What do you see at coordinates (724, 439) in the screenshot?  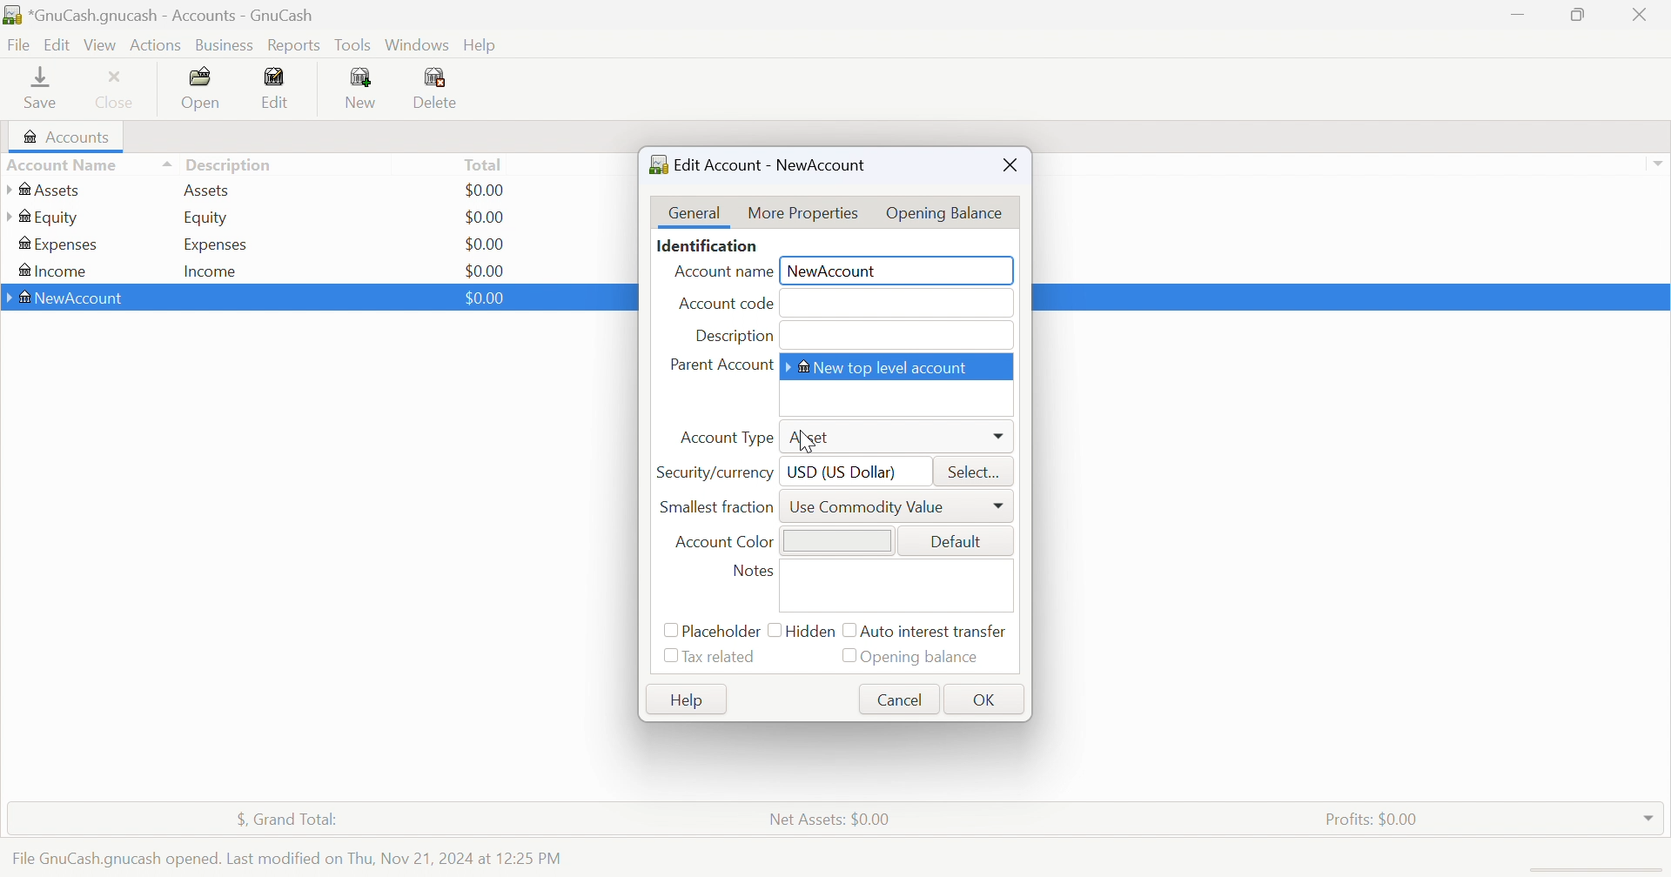 I see `Account Type` at bounding box center [724, 439].